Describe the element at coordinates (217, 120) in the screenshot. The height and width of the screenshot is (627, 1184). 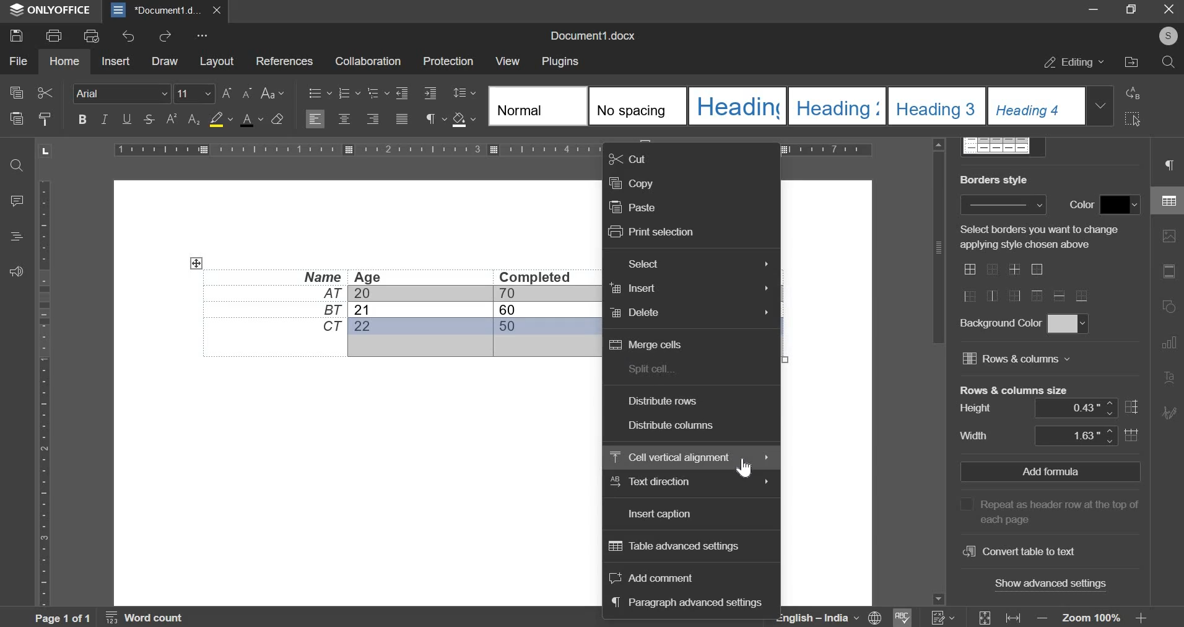
I see `background color` at that location.